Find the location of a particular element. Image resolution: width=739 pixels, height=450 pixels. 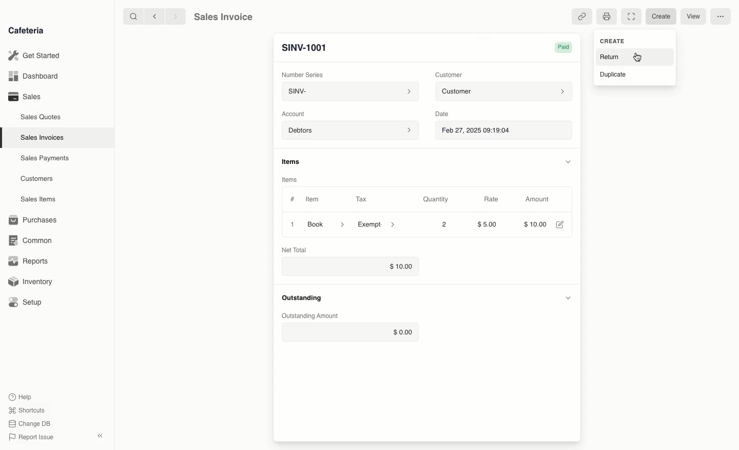

Dashboard is located at coordinates (33, 76).